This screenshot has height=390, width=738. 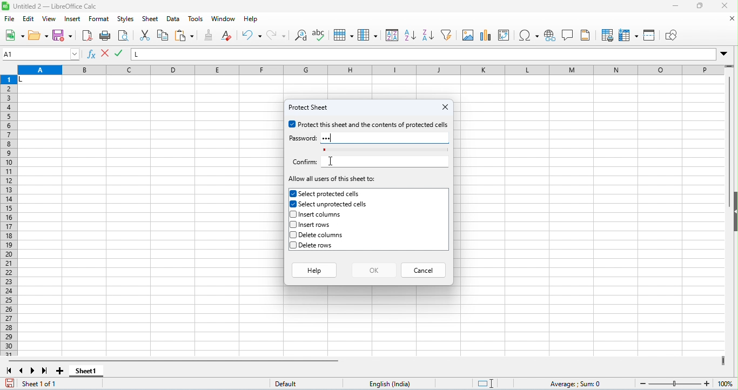 I want to click on window, so click(x=223, y=19).